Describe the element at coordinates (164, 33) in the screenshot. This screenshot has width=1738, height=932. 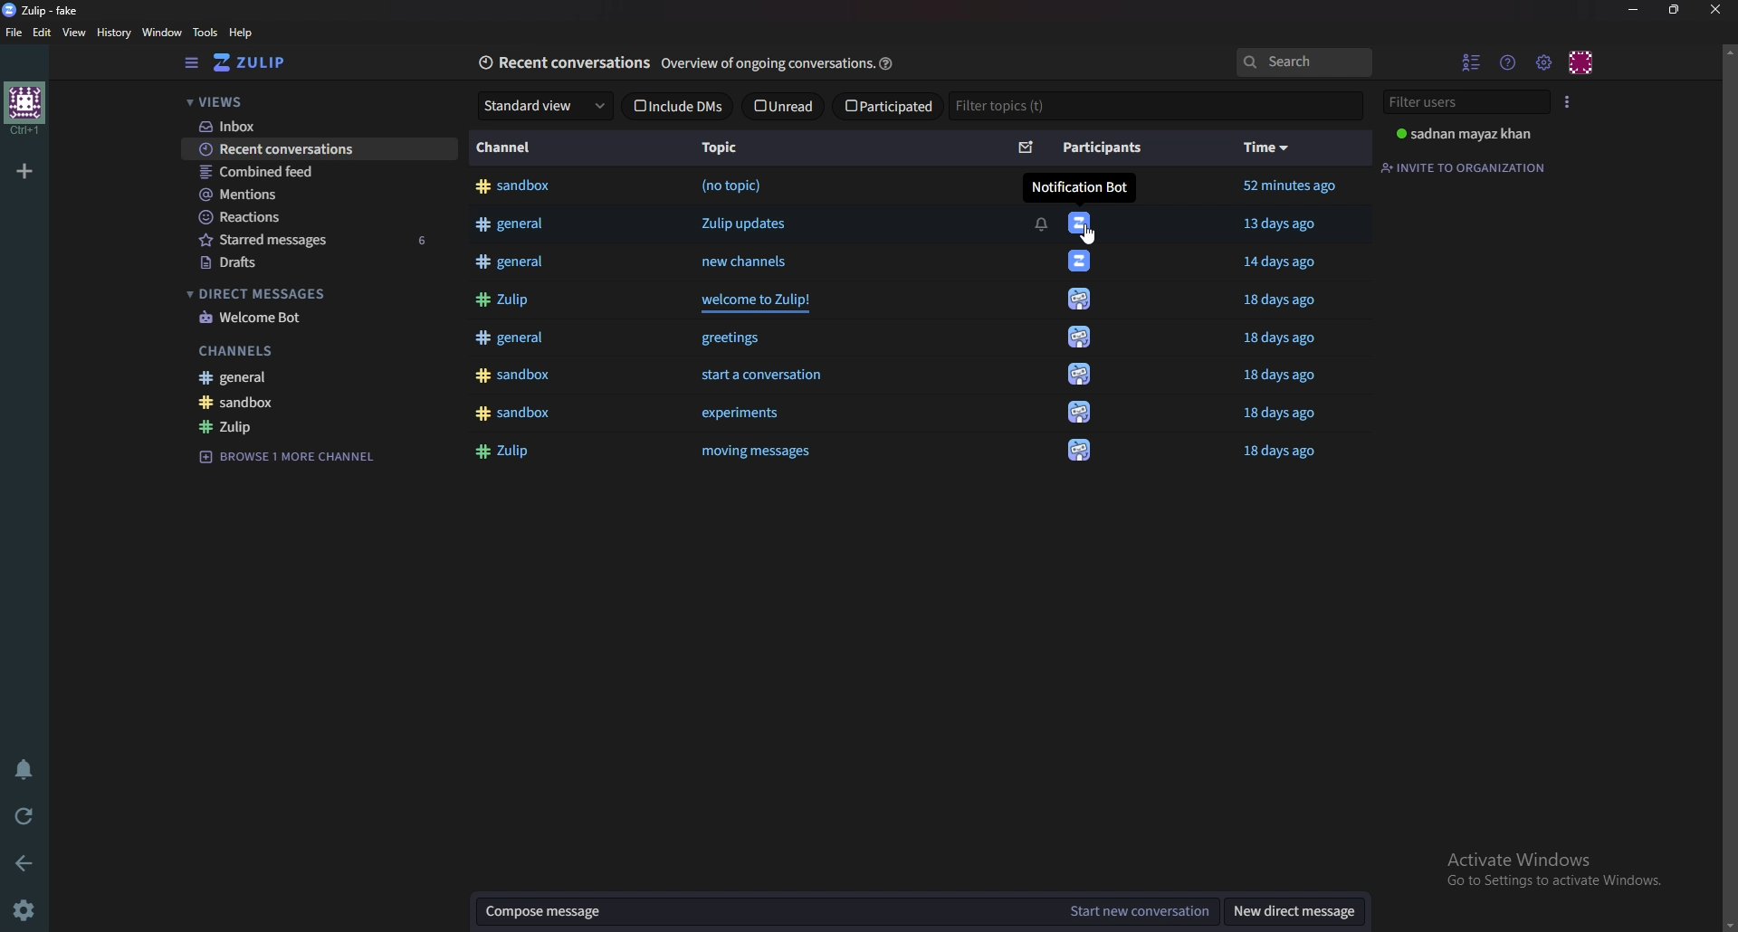
I see `Window` at that location.